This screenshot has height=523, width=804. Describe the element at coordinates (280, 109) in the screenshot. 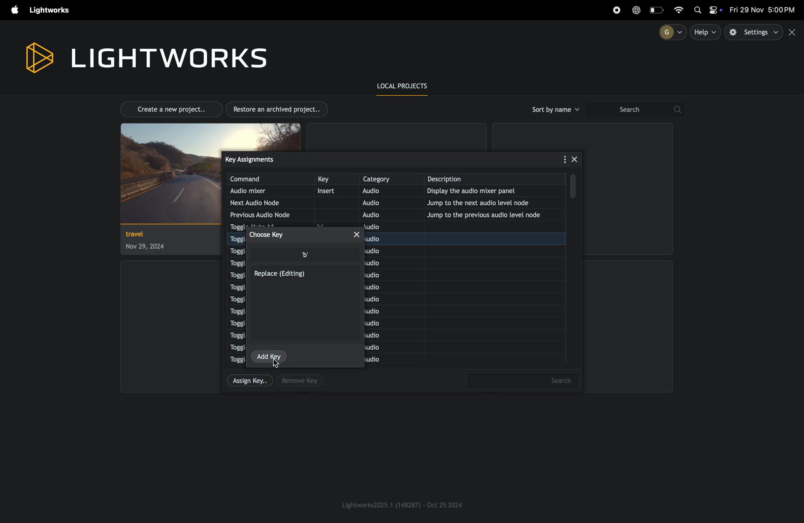

I see `restore archived projects` at that location.